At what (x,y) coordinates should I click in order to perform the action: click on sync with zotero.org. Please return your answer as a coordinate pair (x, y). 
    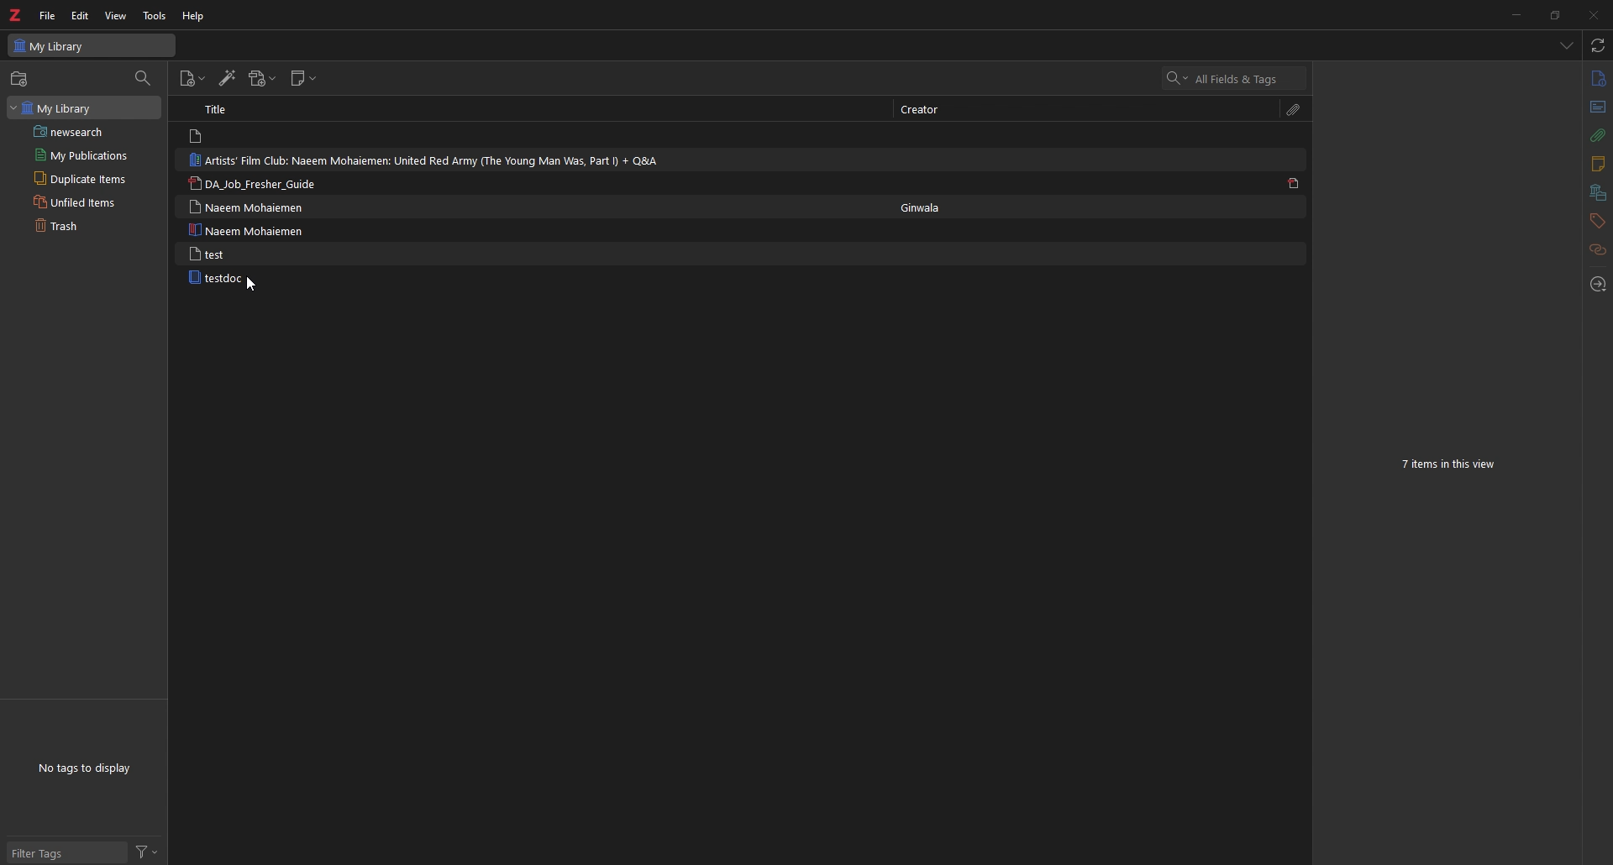
    Looking at the image, I should click on (1599, 45).